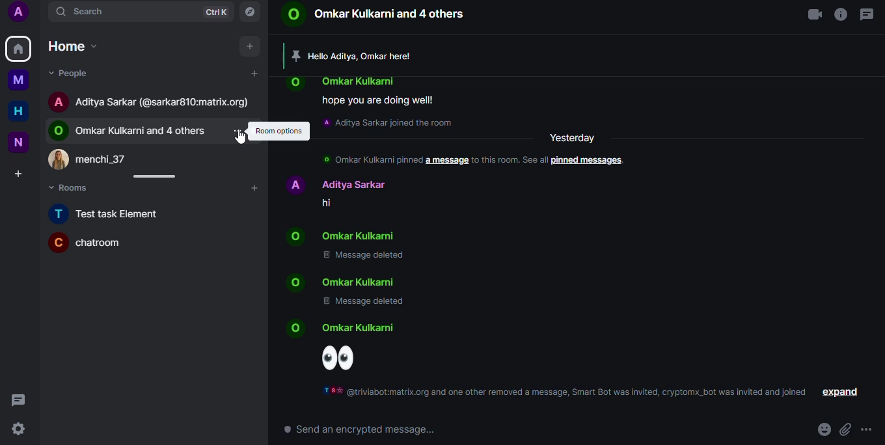 The height and width of the screenshot is (445, 885). I want to click on home, so click(18, 112).